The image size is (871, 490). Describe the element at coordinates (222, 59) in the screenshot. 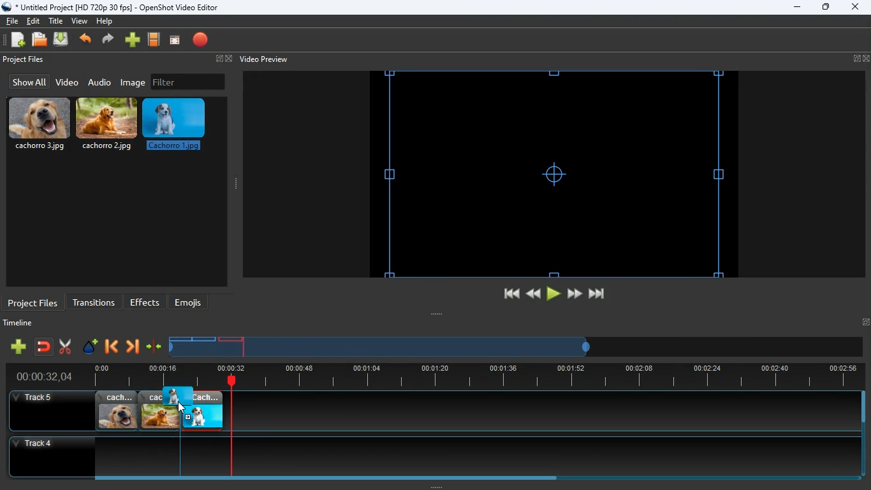

I see `fullscreen` at that location.